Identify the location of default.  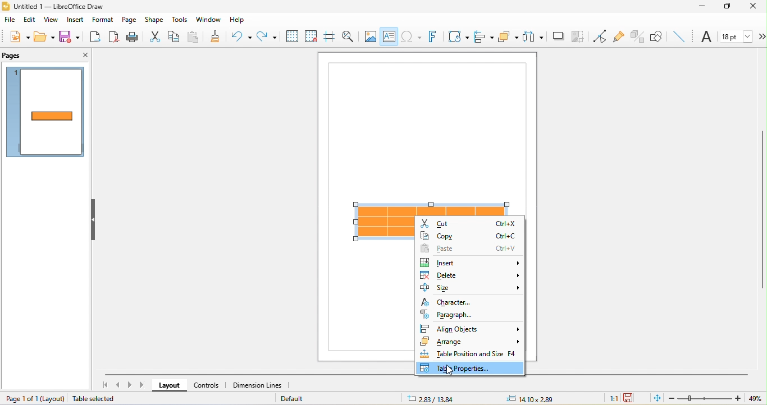
(304, 398).